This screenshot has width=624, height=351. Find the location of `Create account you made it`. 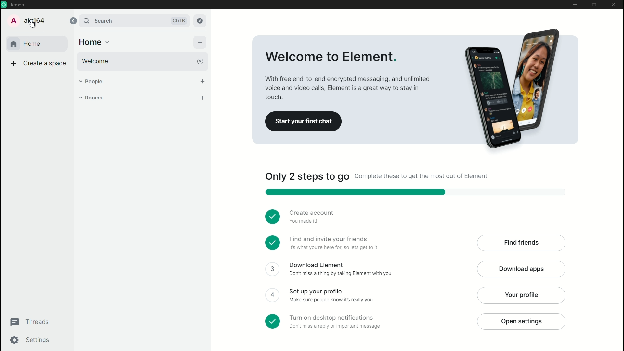

Create account you made it is located at coordinates (311, 217).